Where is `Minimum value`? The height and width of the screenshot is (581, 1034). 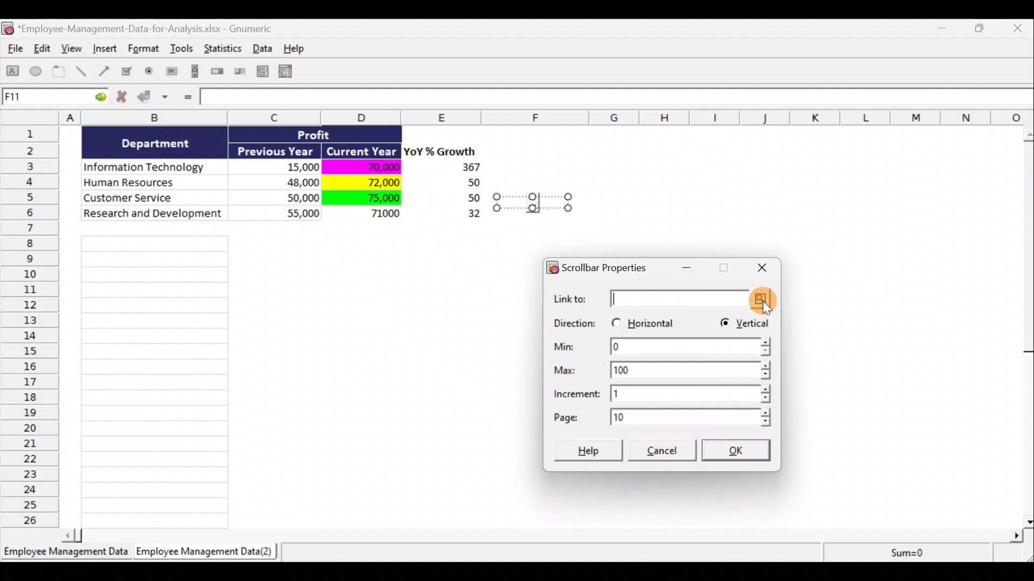
Minimum value is located at coordinates (661, 348).